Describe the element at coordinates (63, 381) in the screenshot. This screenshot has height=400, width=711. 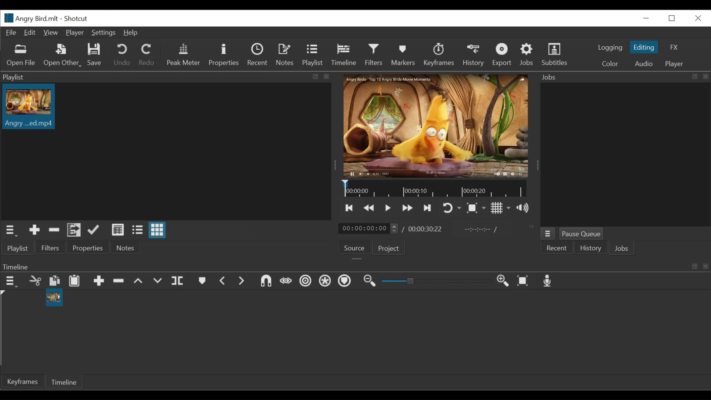
I see `Timeline` at that location.